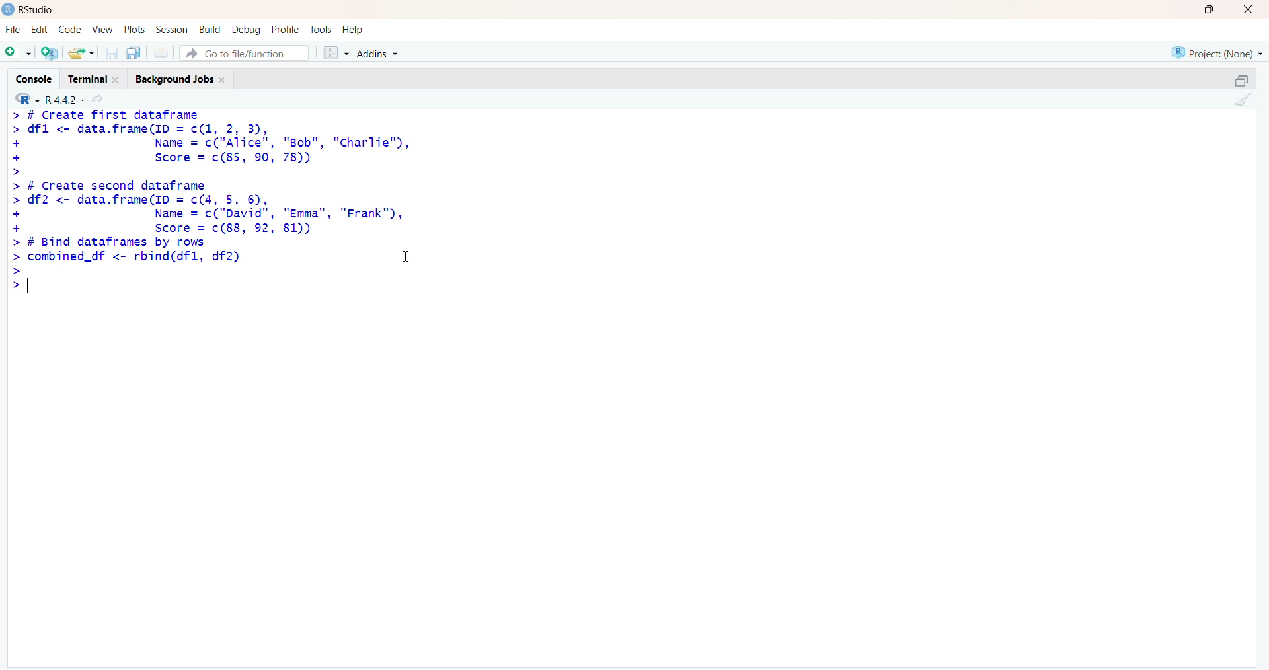  I want to click on Build, so click(210, 29).